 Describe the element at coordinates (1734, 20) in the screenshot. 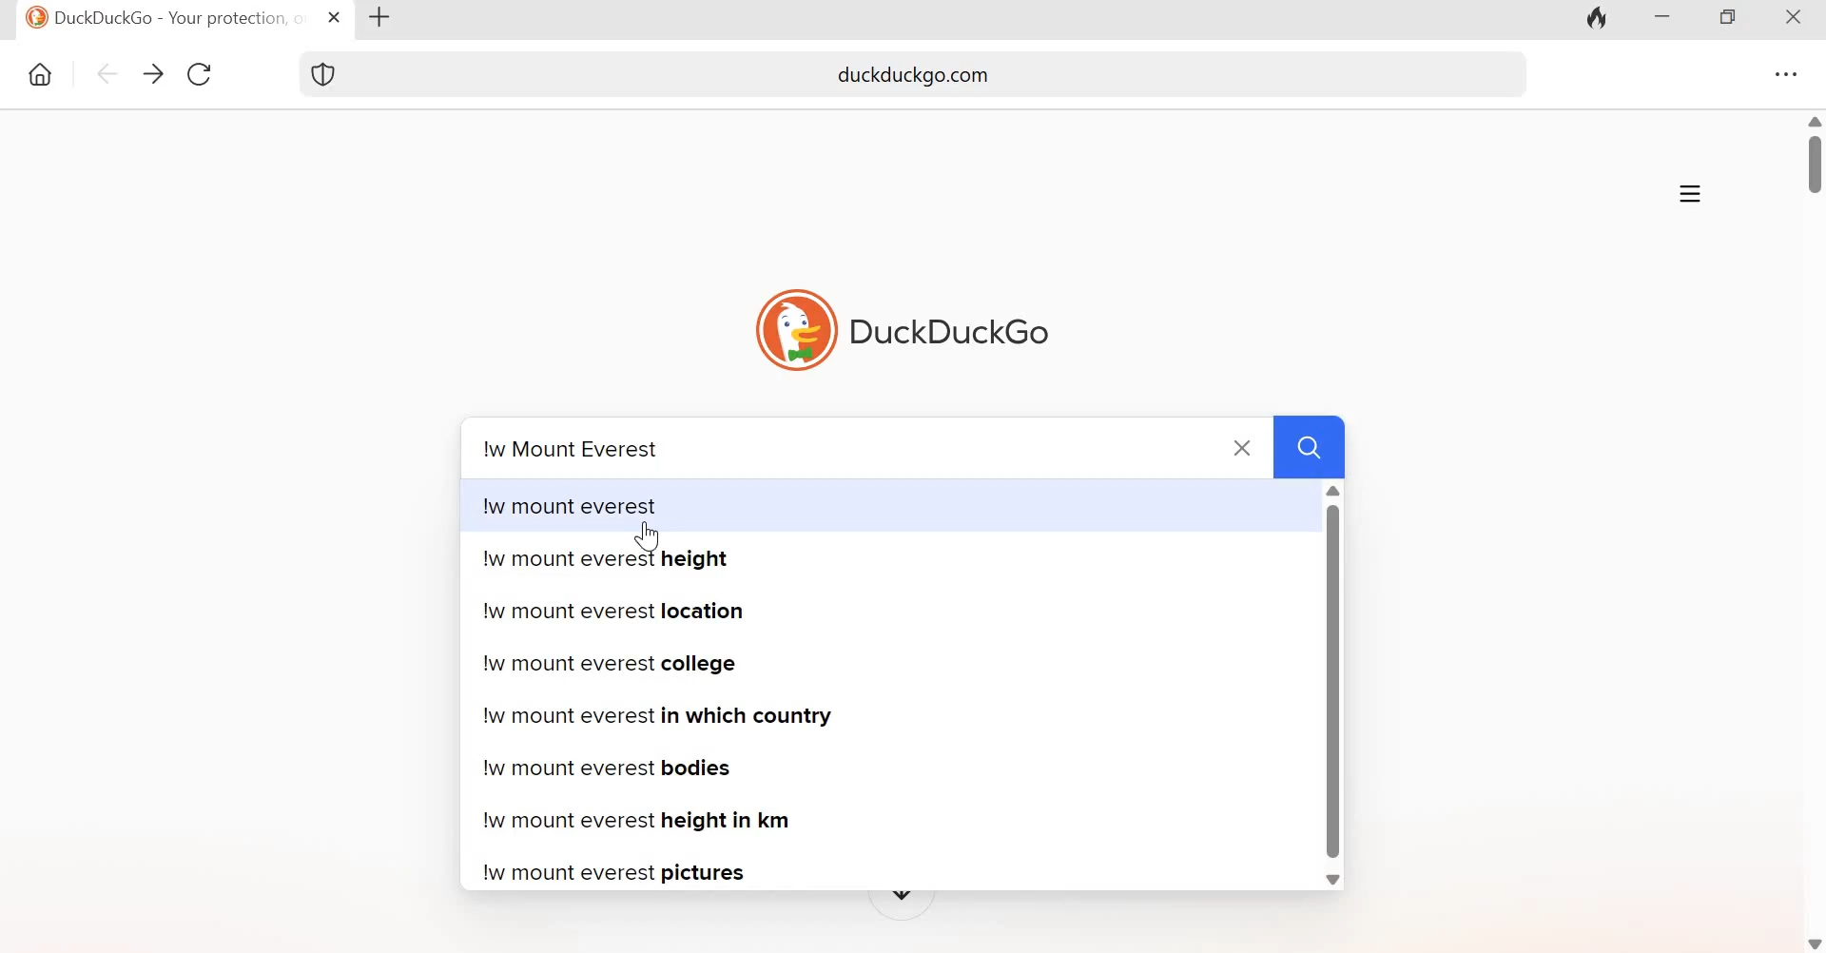

I see `Maximize` at that location.